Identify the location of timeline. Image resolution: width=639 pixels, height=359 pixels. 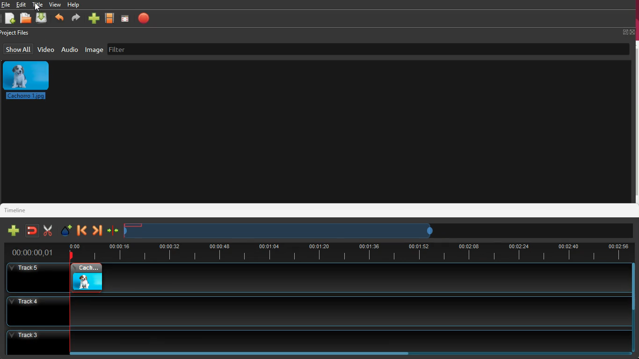
(282, 230).